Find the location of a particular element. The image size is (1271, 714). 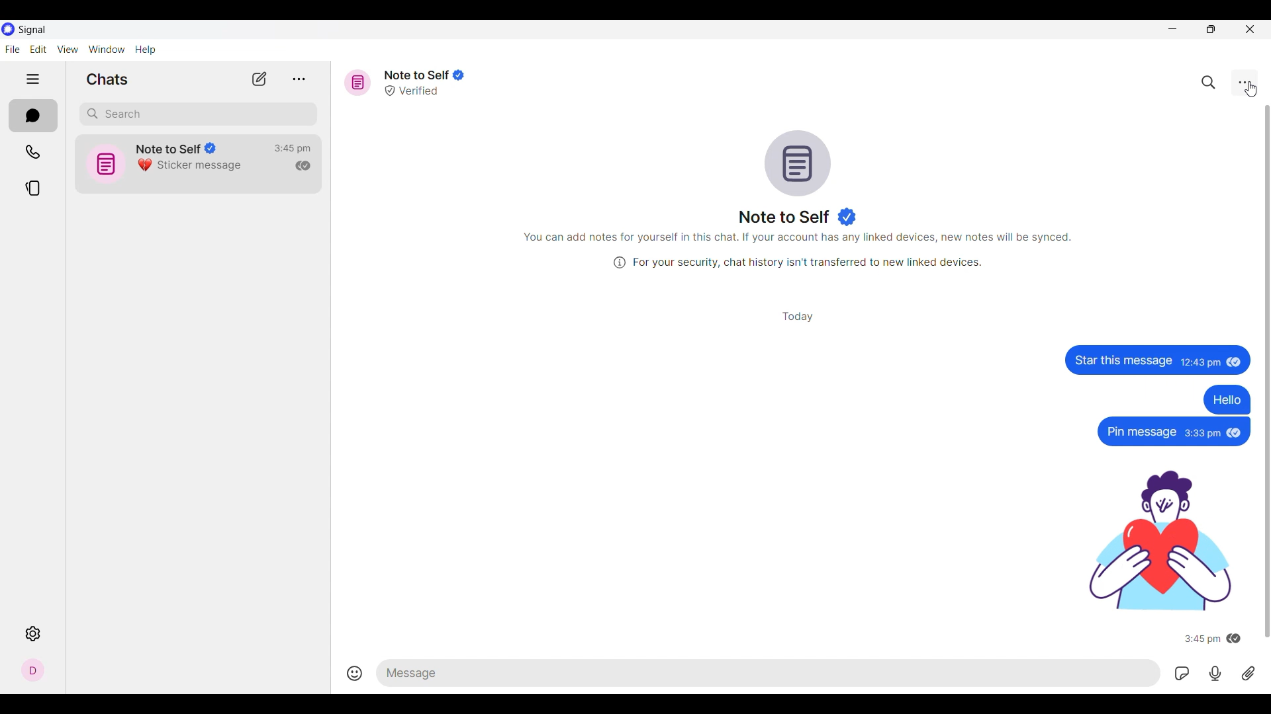

Conversation logo is located at coordinates (800, 162).